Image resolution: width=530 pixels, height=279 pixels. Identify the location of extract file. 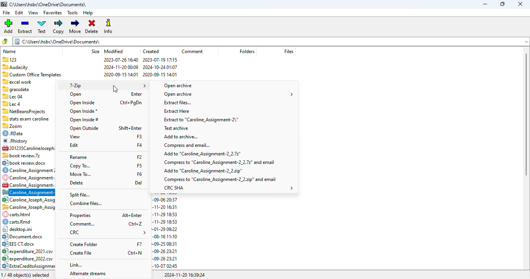
(178, 102).